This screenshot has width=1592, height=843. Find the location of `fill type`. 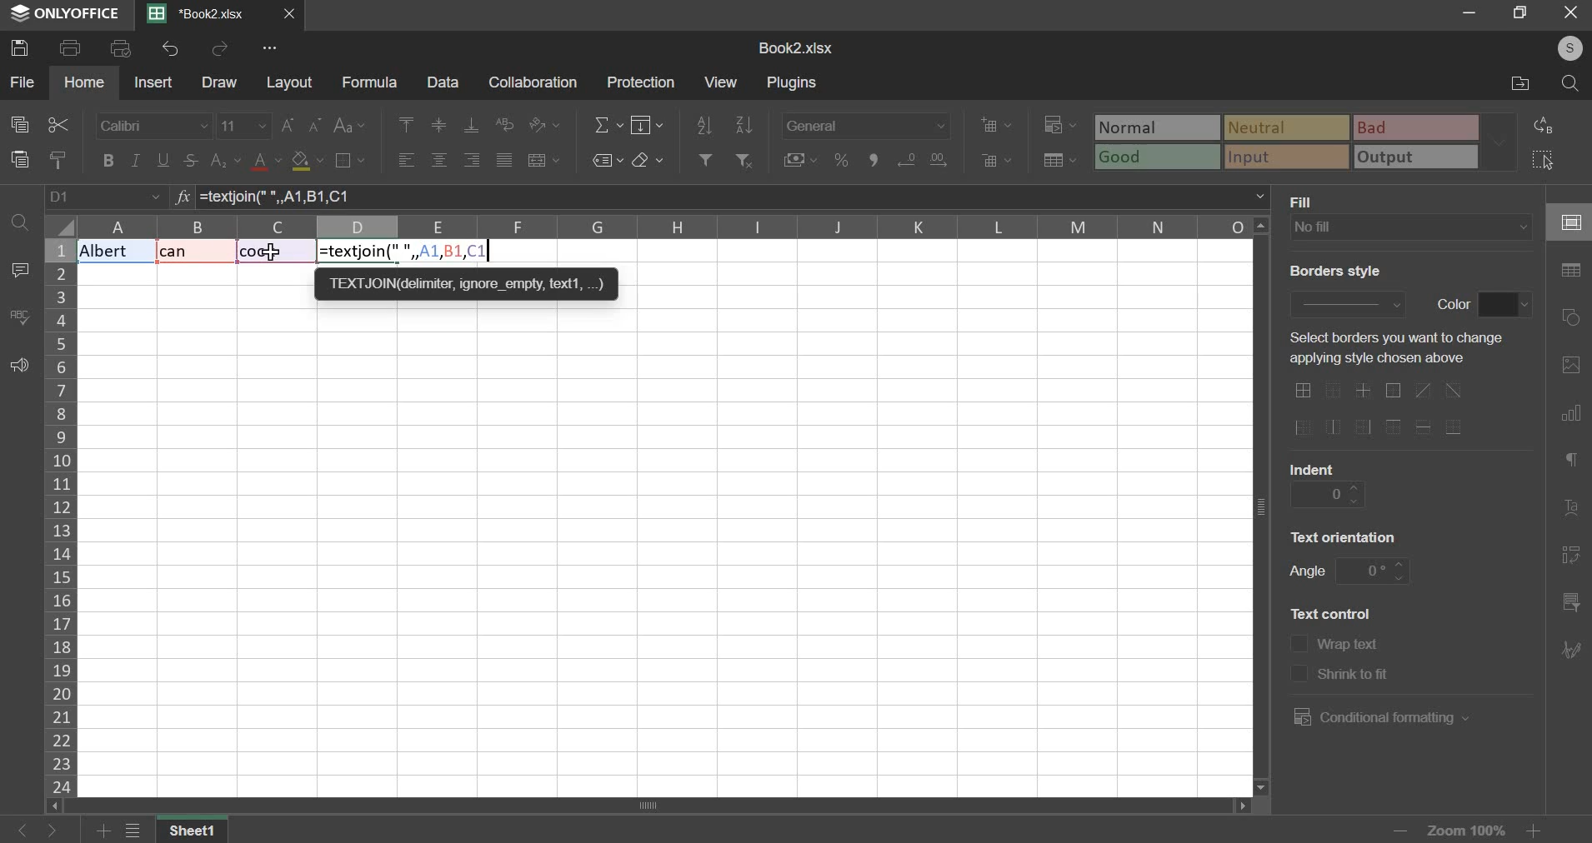

fill type is located at coordinates (1411, 227).